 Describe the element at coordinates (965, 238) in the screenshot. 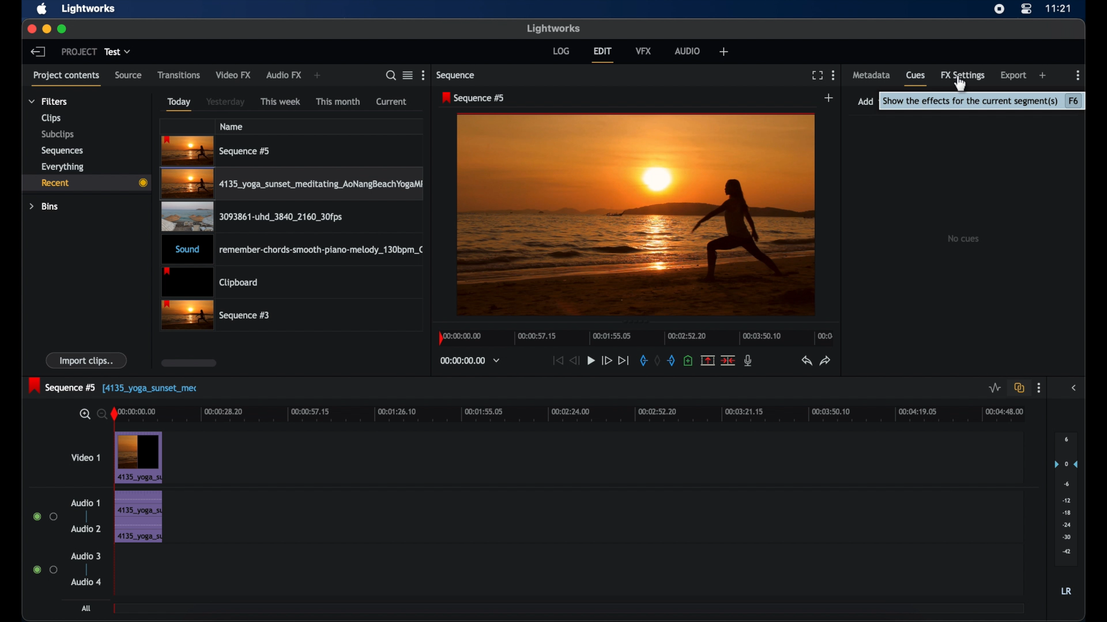

I see `no cues` at that location.